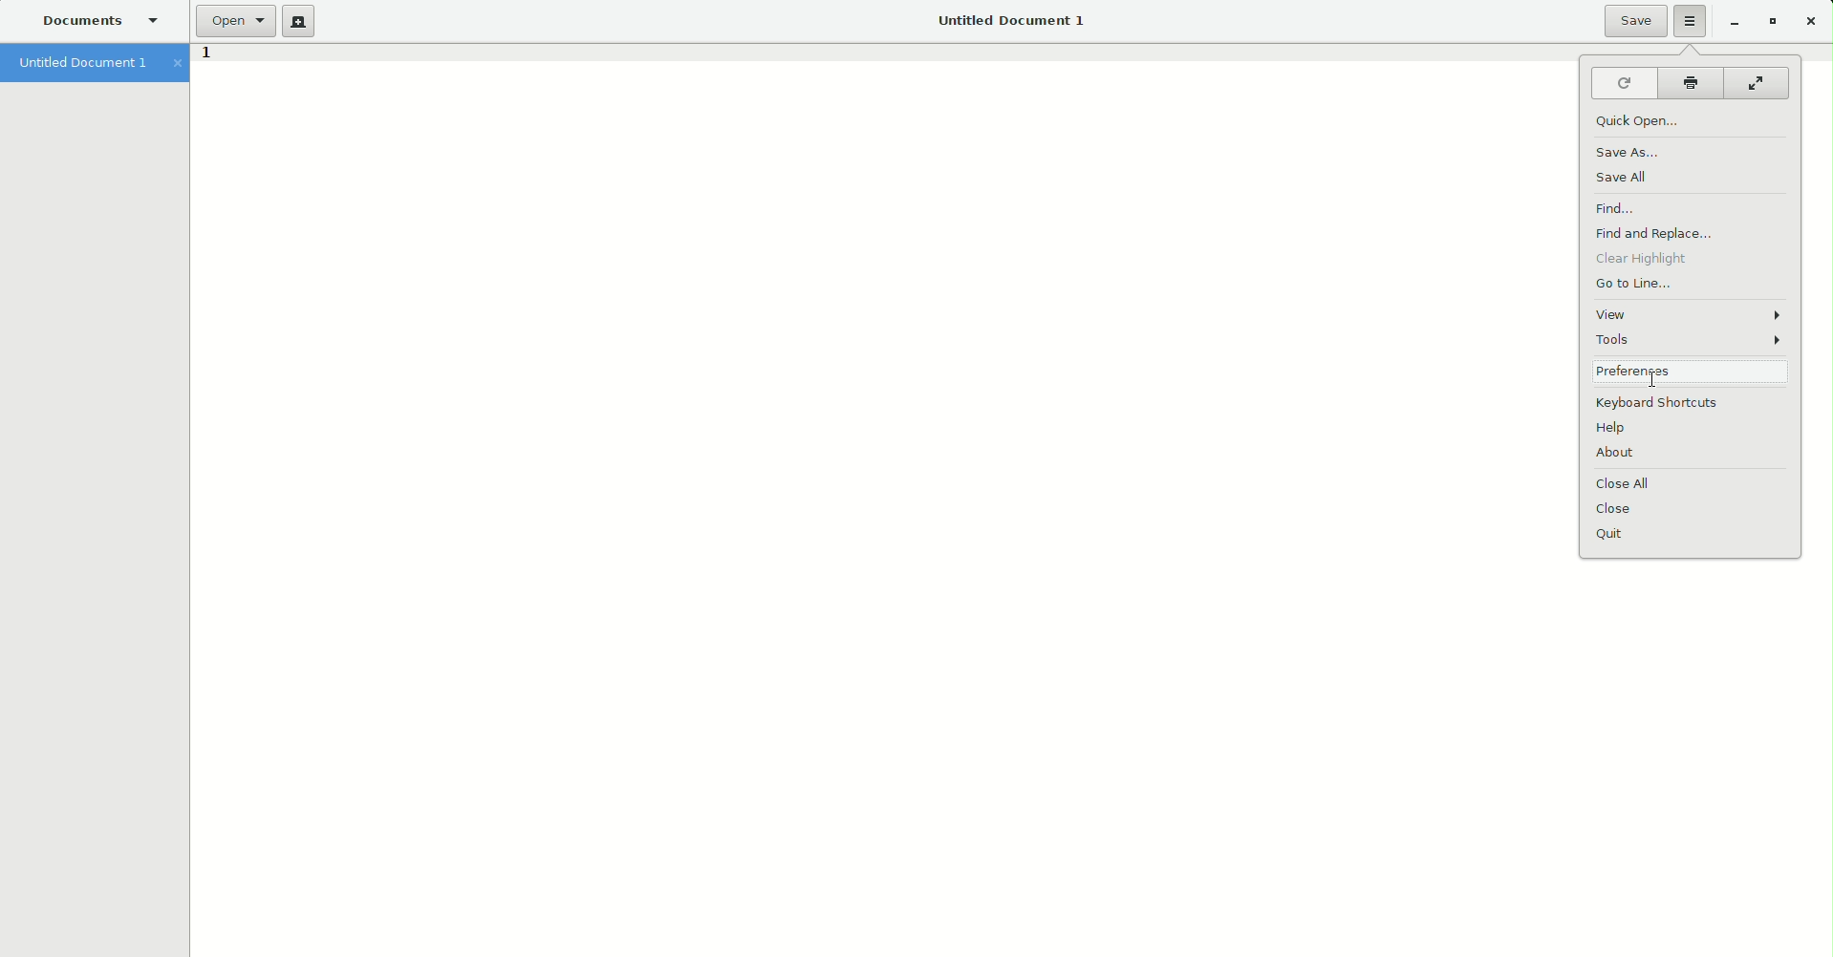 This screenshot has width=1833, height=957. What do you see at coordinates (1651, 372) in the screenshot?
I see `Preferences` at bounding box center [1651, 372].